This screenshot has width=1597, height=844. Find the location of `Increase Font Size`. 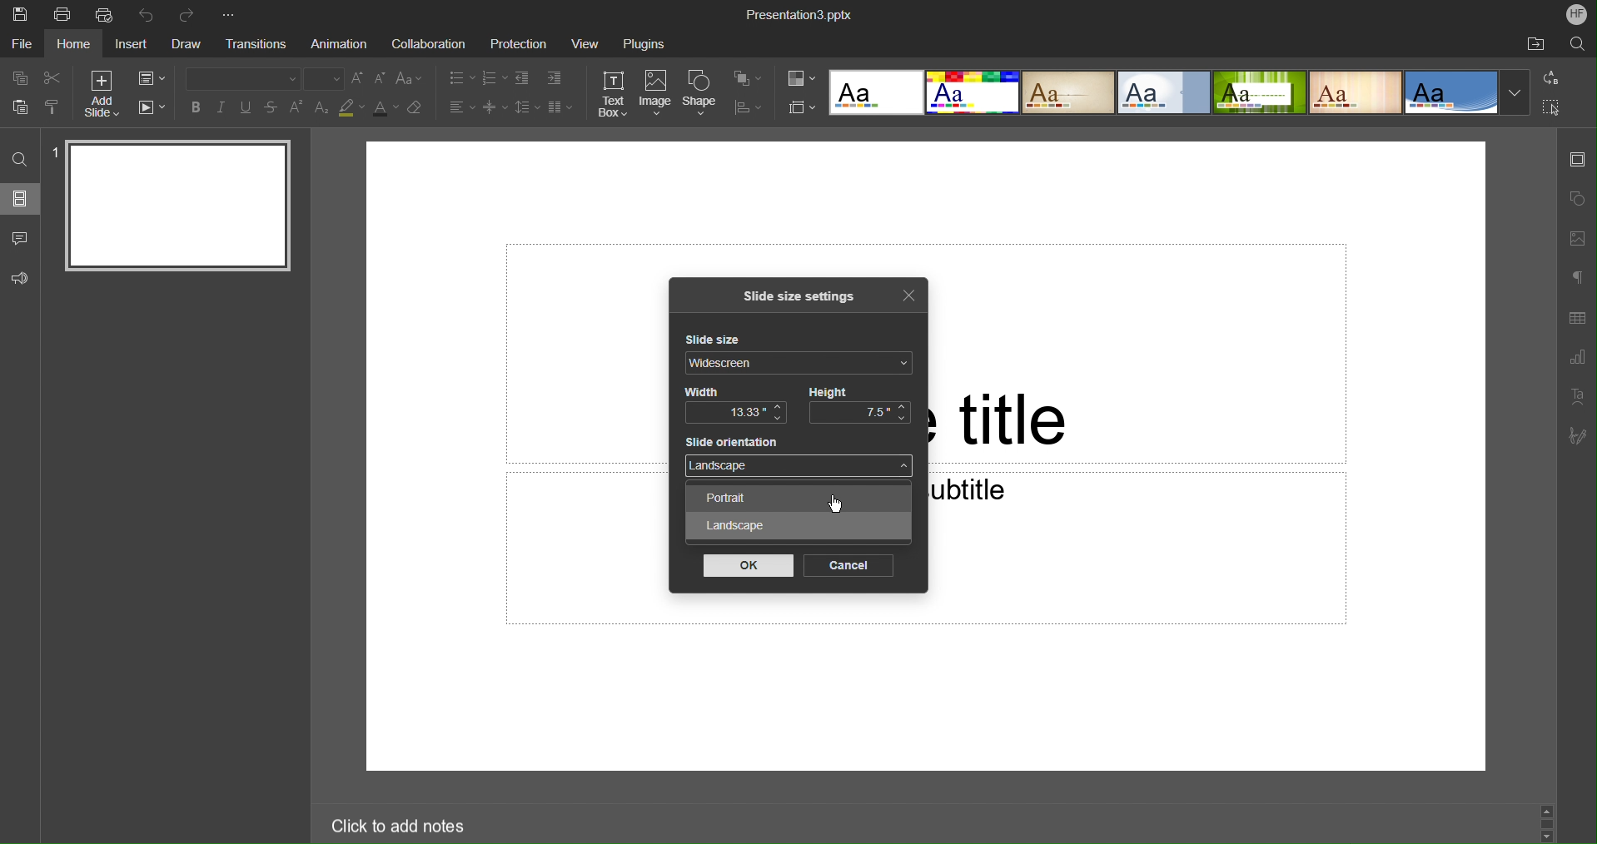

Increase Font Size is located at coordinates (359, 79).